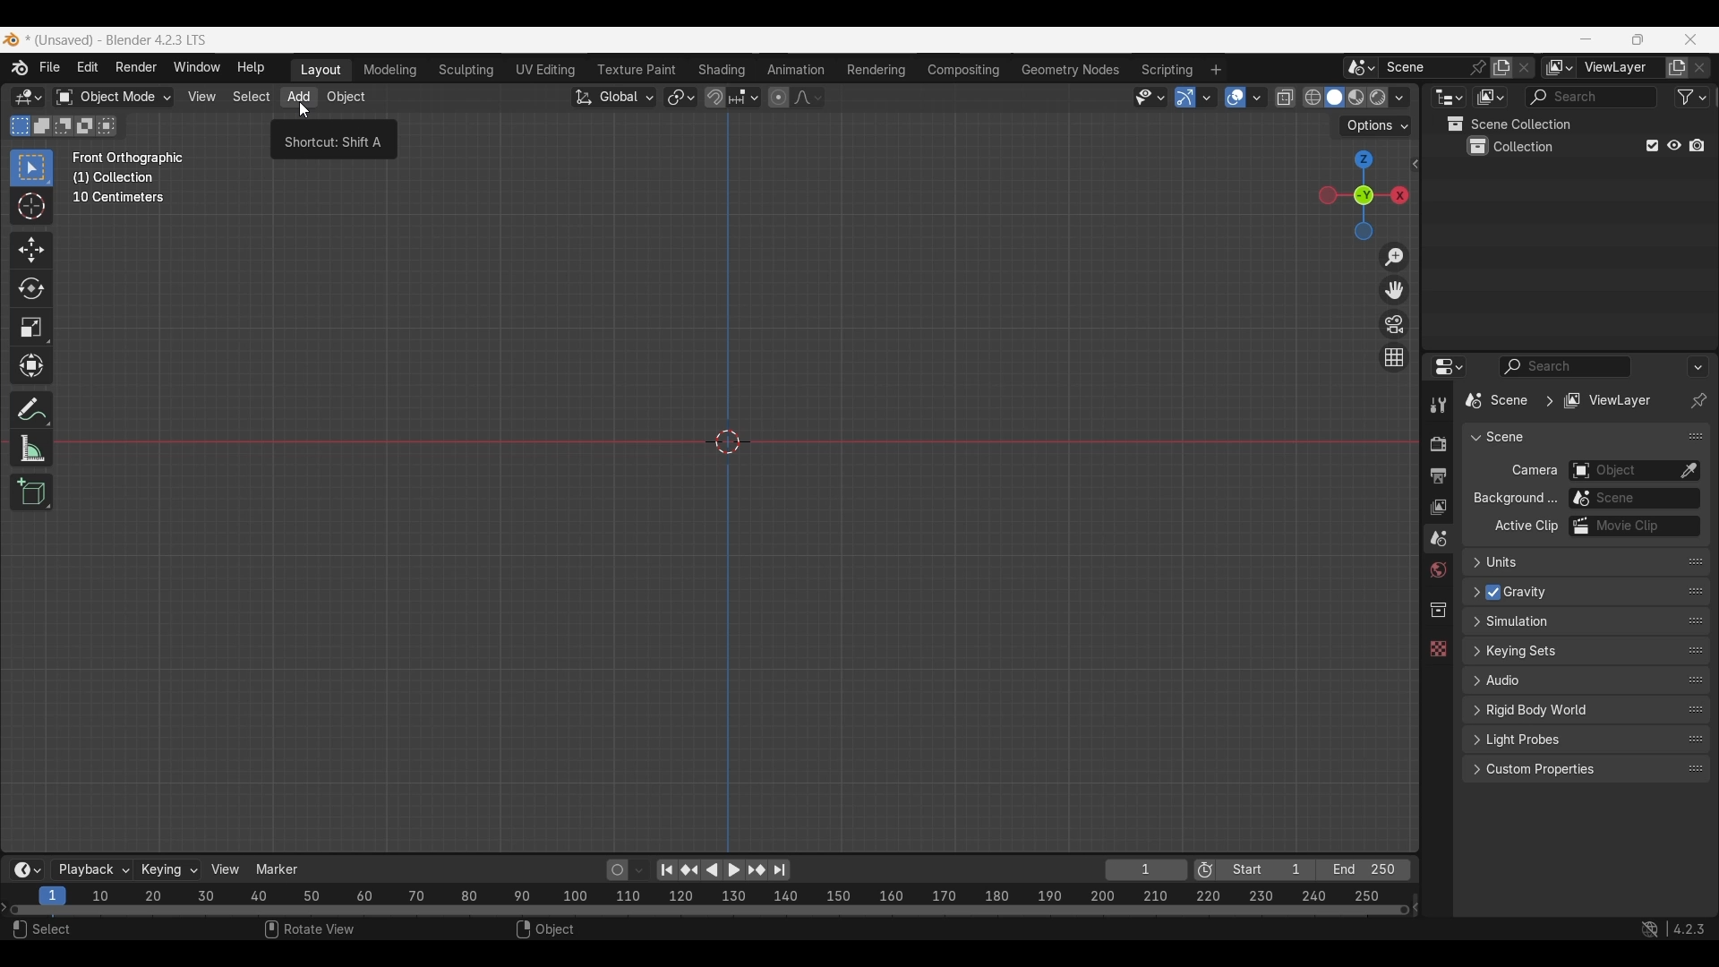 The image size is (1719, 967). I want to click on Frames timeline slider, so click(708, 911).